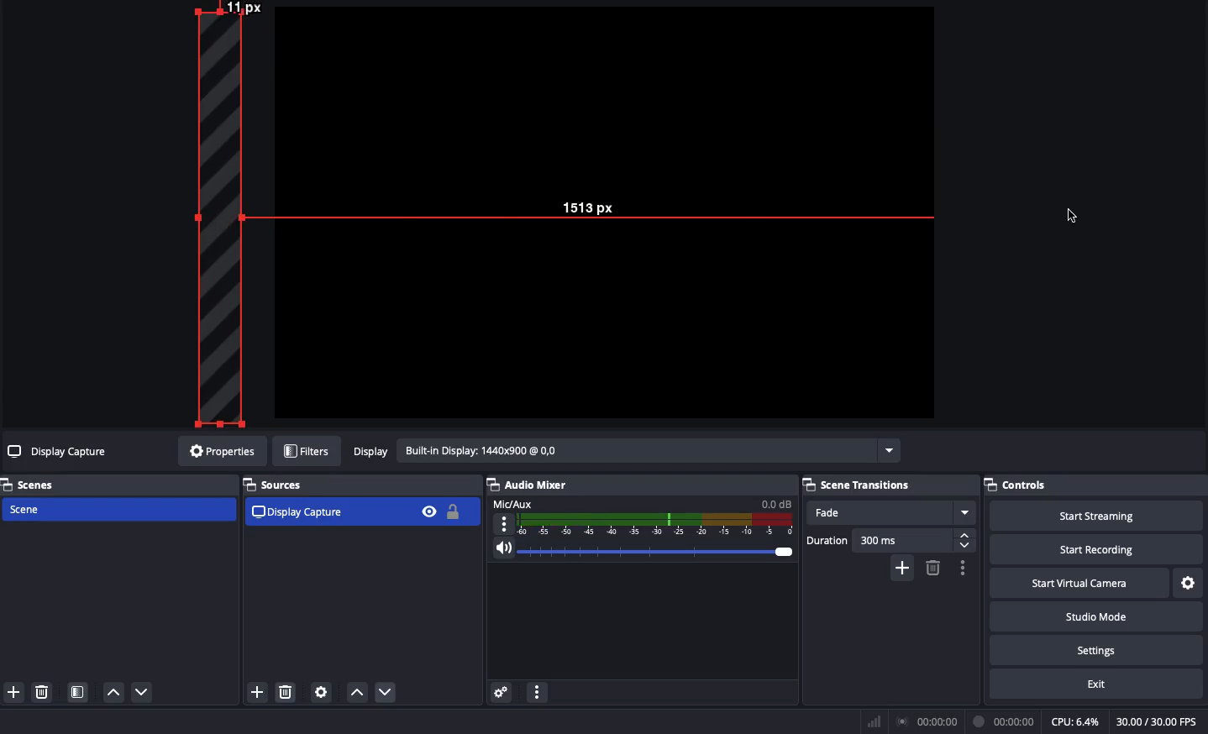 This screenshot has height=734, width=1208. Describe the element at coordinates (279, 485) in the screenshot. I see `Sources` at that location.